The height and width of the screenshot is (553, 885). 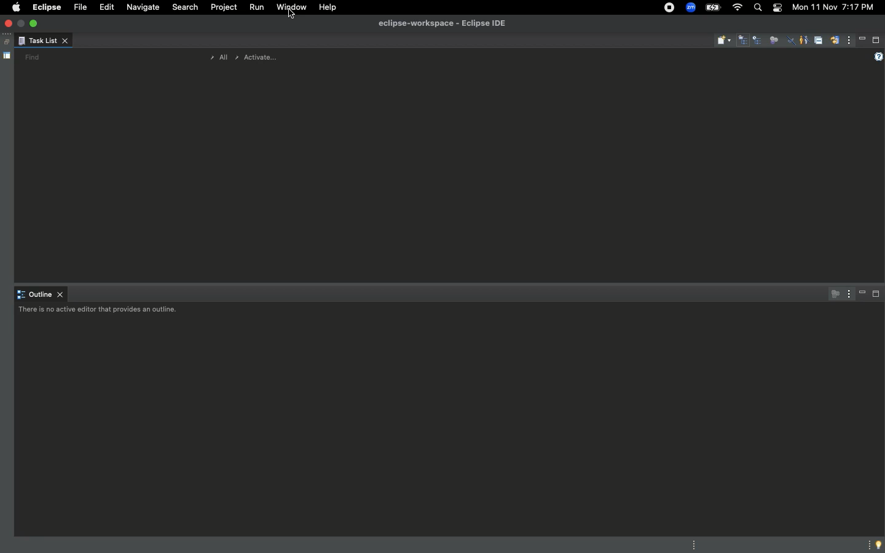 What do you see at coordinates (143, 9) in the screenshot?
I see `Navigate` at bounding box center [143, 9].